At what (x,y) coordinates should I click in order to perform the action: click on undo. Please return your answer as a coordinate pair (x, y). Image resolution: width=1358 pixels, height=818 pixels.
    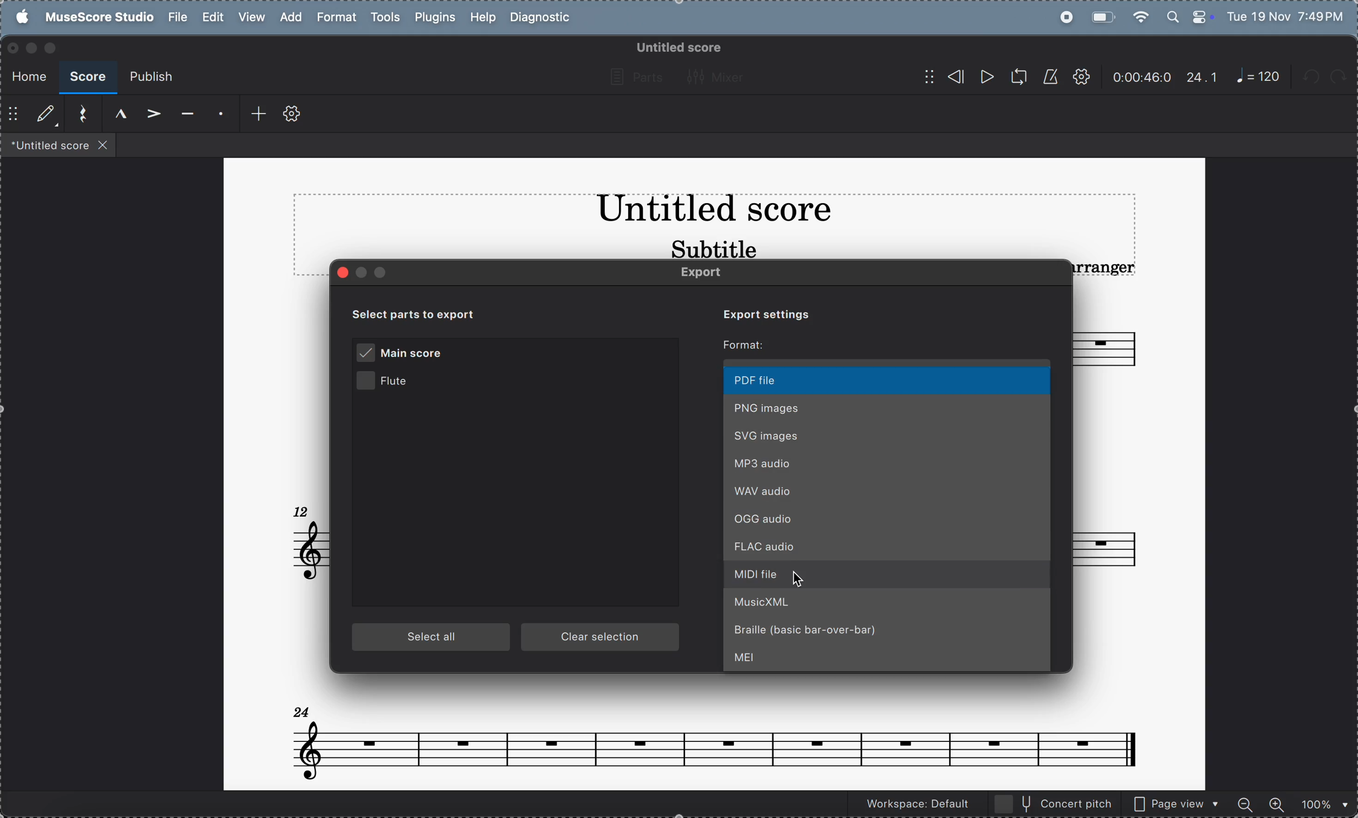
    Looking at the image, I should click on (1313, 79).